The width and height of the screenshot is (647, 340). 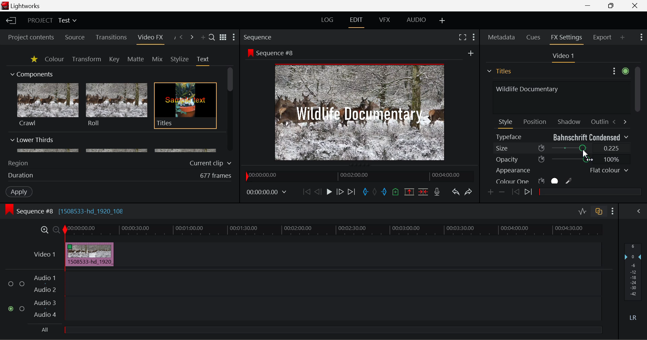 What do you see at coordinates (384, 20) in the screenshot?
I see `VFX Layout` at bounding box center [384, 20].